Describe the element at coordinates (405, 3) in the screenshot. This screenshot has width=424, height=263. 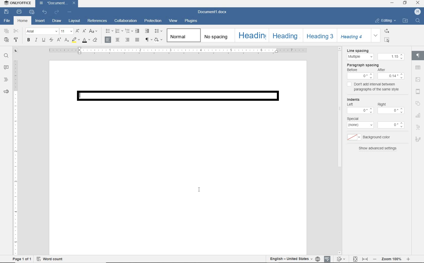
I see `RESTORE` at that location.